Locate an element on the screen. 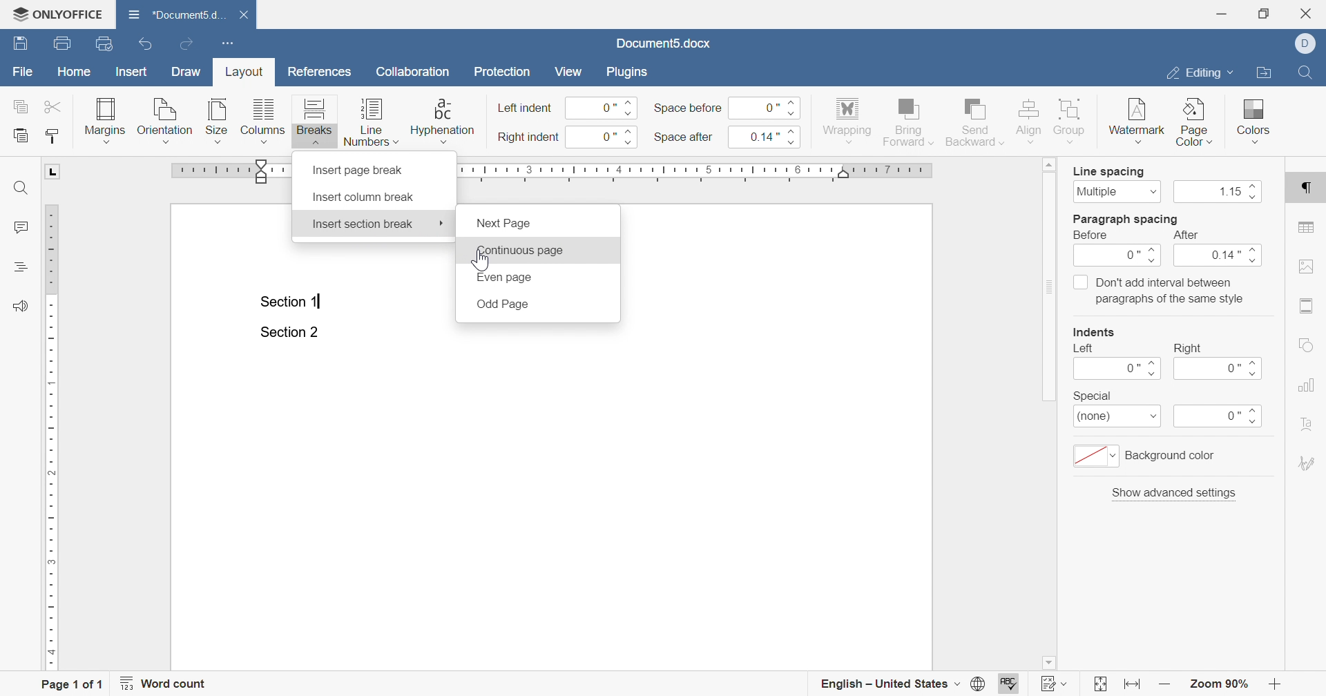 The width and height of the screenshot is (1326, 696). view is located at coordinates (570, 72).